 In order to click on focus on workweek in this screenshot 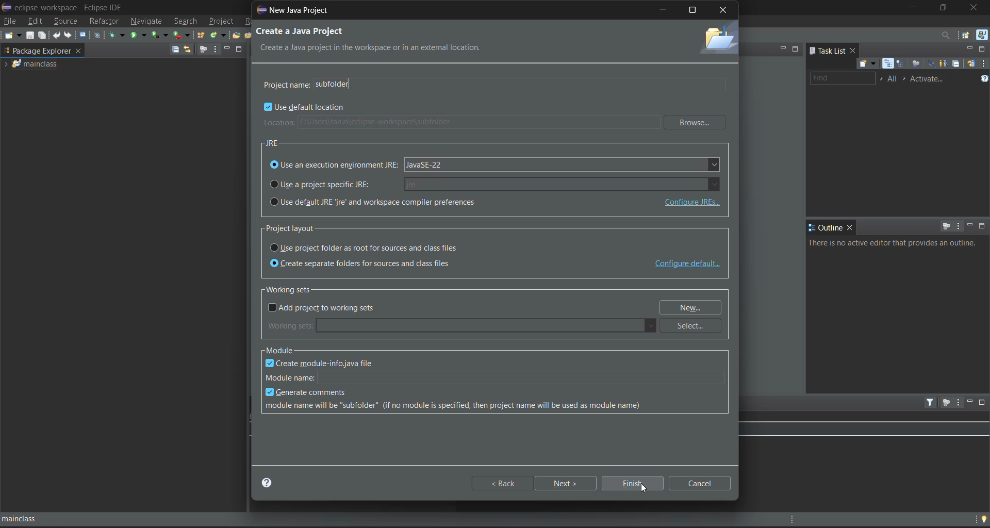, I will do `click(915, 63)`.